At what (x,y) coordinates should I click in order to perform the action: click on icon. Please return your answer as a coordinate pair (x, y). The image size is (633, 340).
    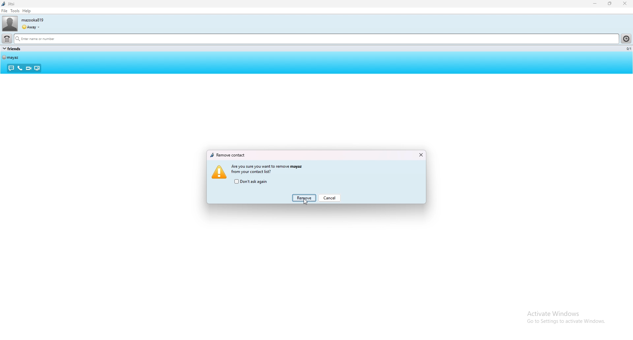
    Looking at the image, I should click on (220, 172).